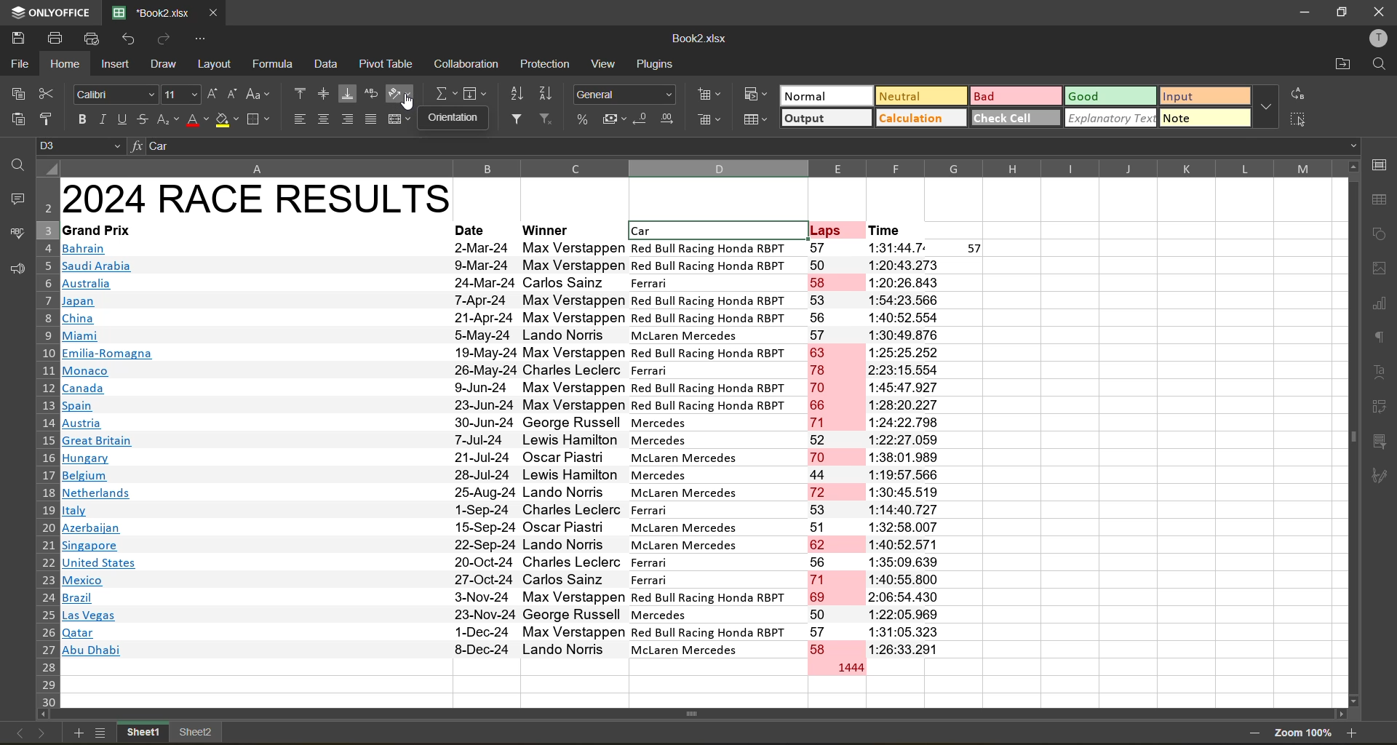 The image size is (1397, 745). I want to click on images, so click(1380, 268).